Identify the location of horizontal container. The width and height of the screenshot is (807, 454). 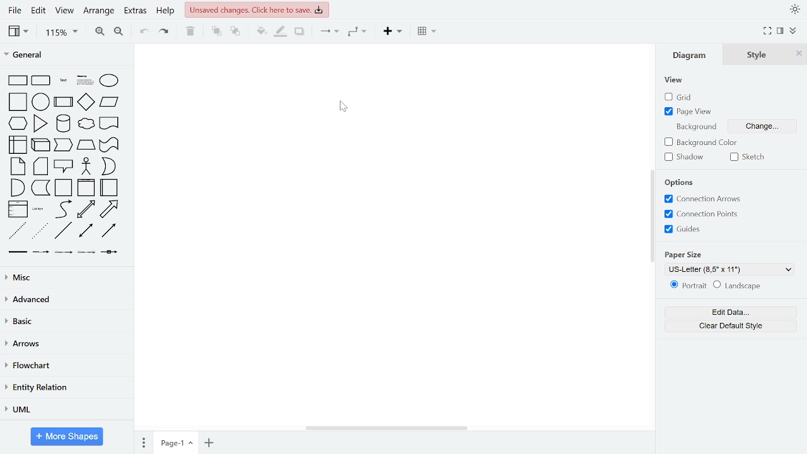
(108, 187).